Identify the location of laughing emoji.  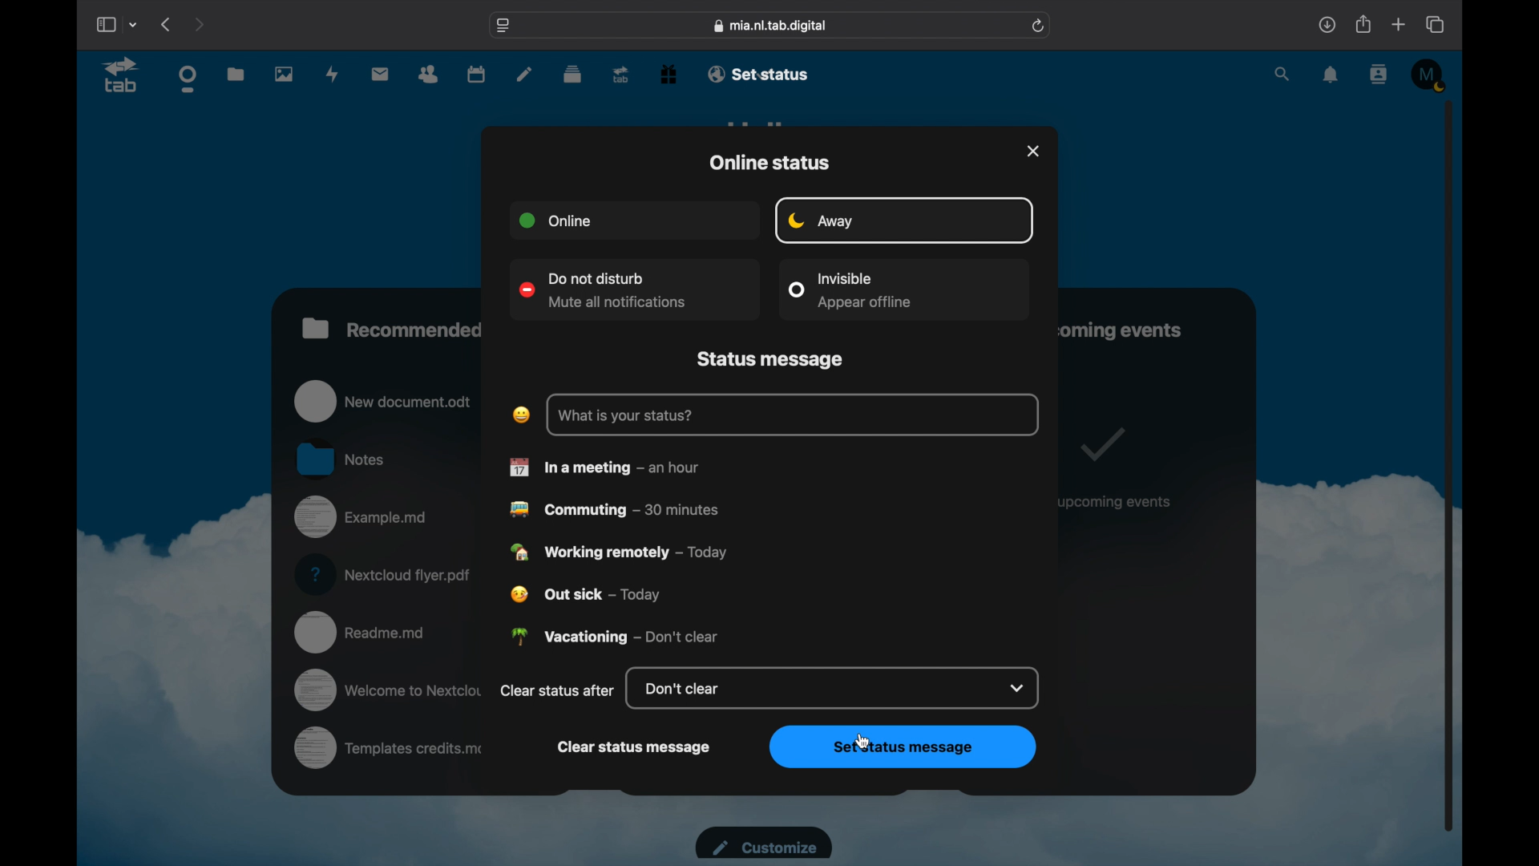
(520, 414).